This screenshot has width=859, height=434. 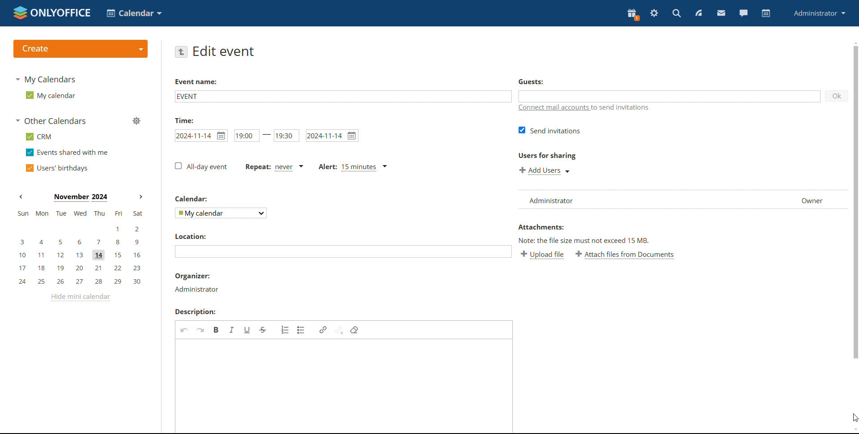 I want to click on users' birthdays, so click(x=55, y=168).